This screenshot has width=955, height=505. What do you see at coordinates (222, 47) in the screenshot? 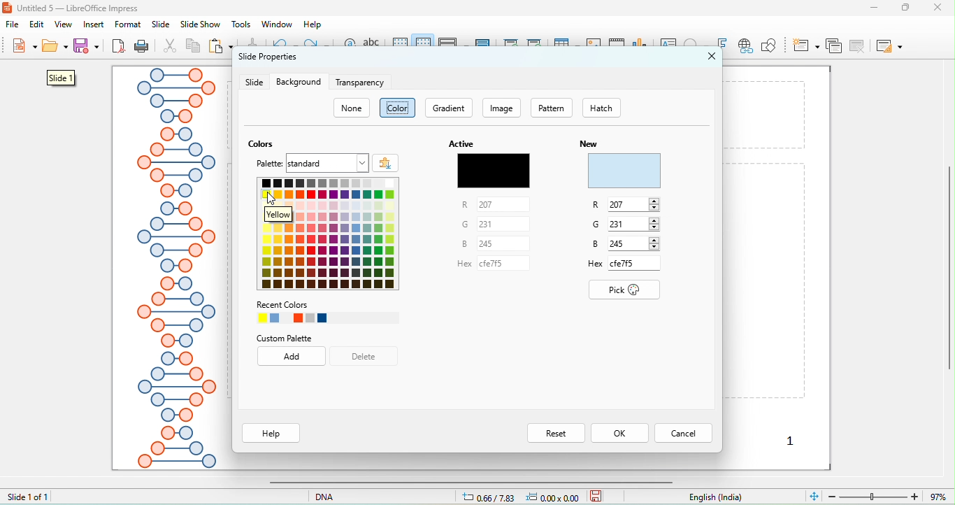
I see `paste` at bounding box center [222, 47].